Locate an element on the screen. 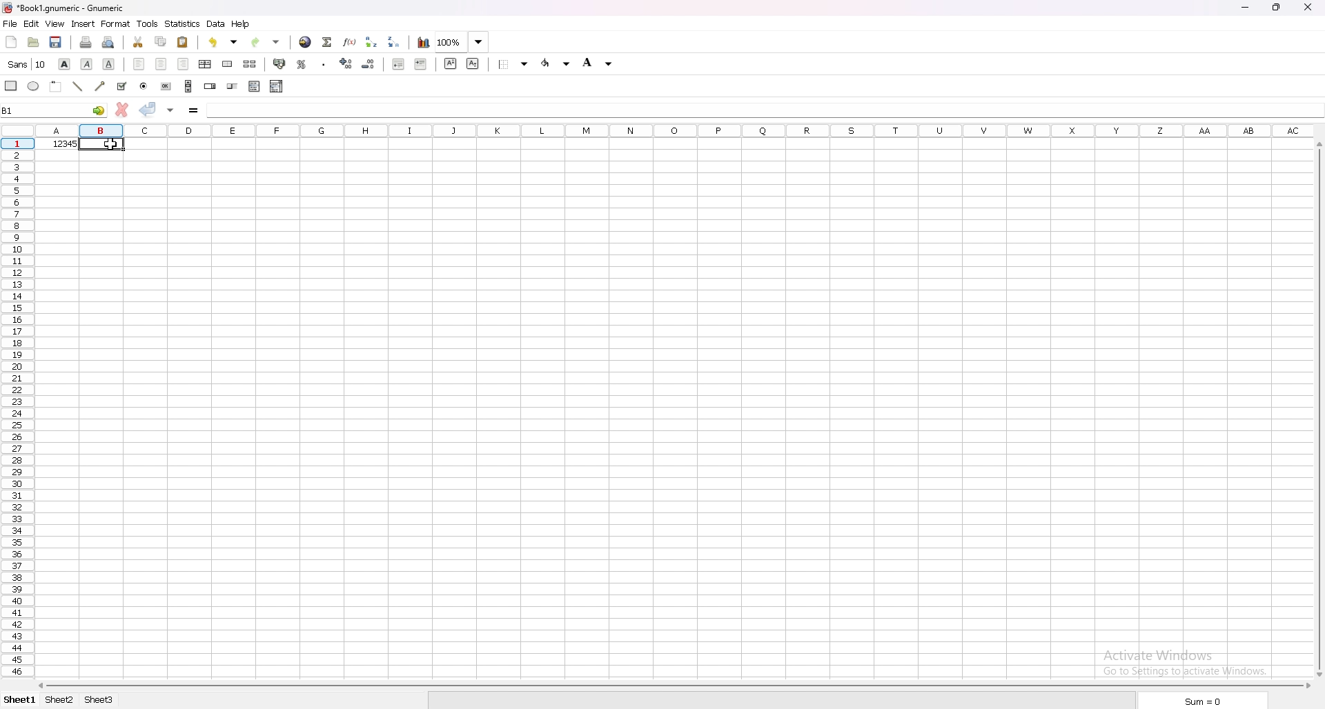 The image size is (1325, 709). border is located at coordinates (513, 64).